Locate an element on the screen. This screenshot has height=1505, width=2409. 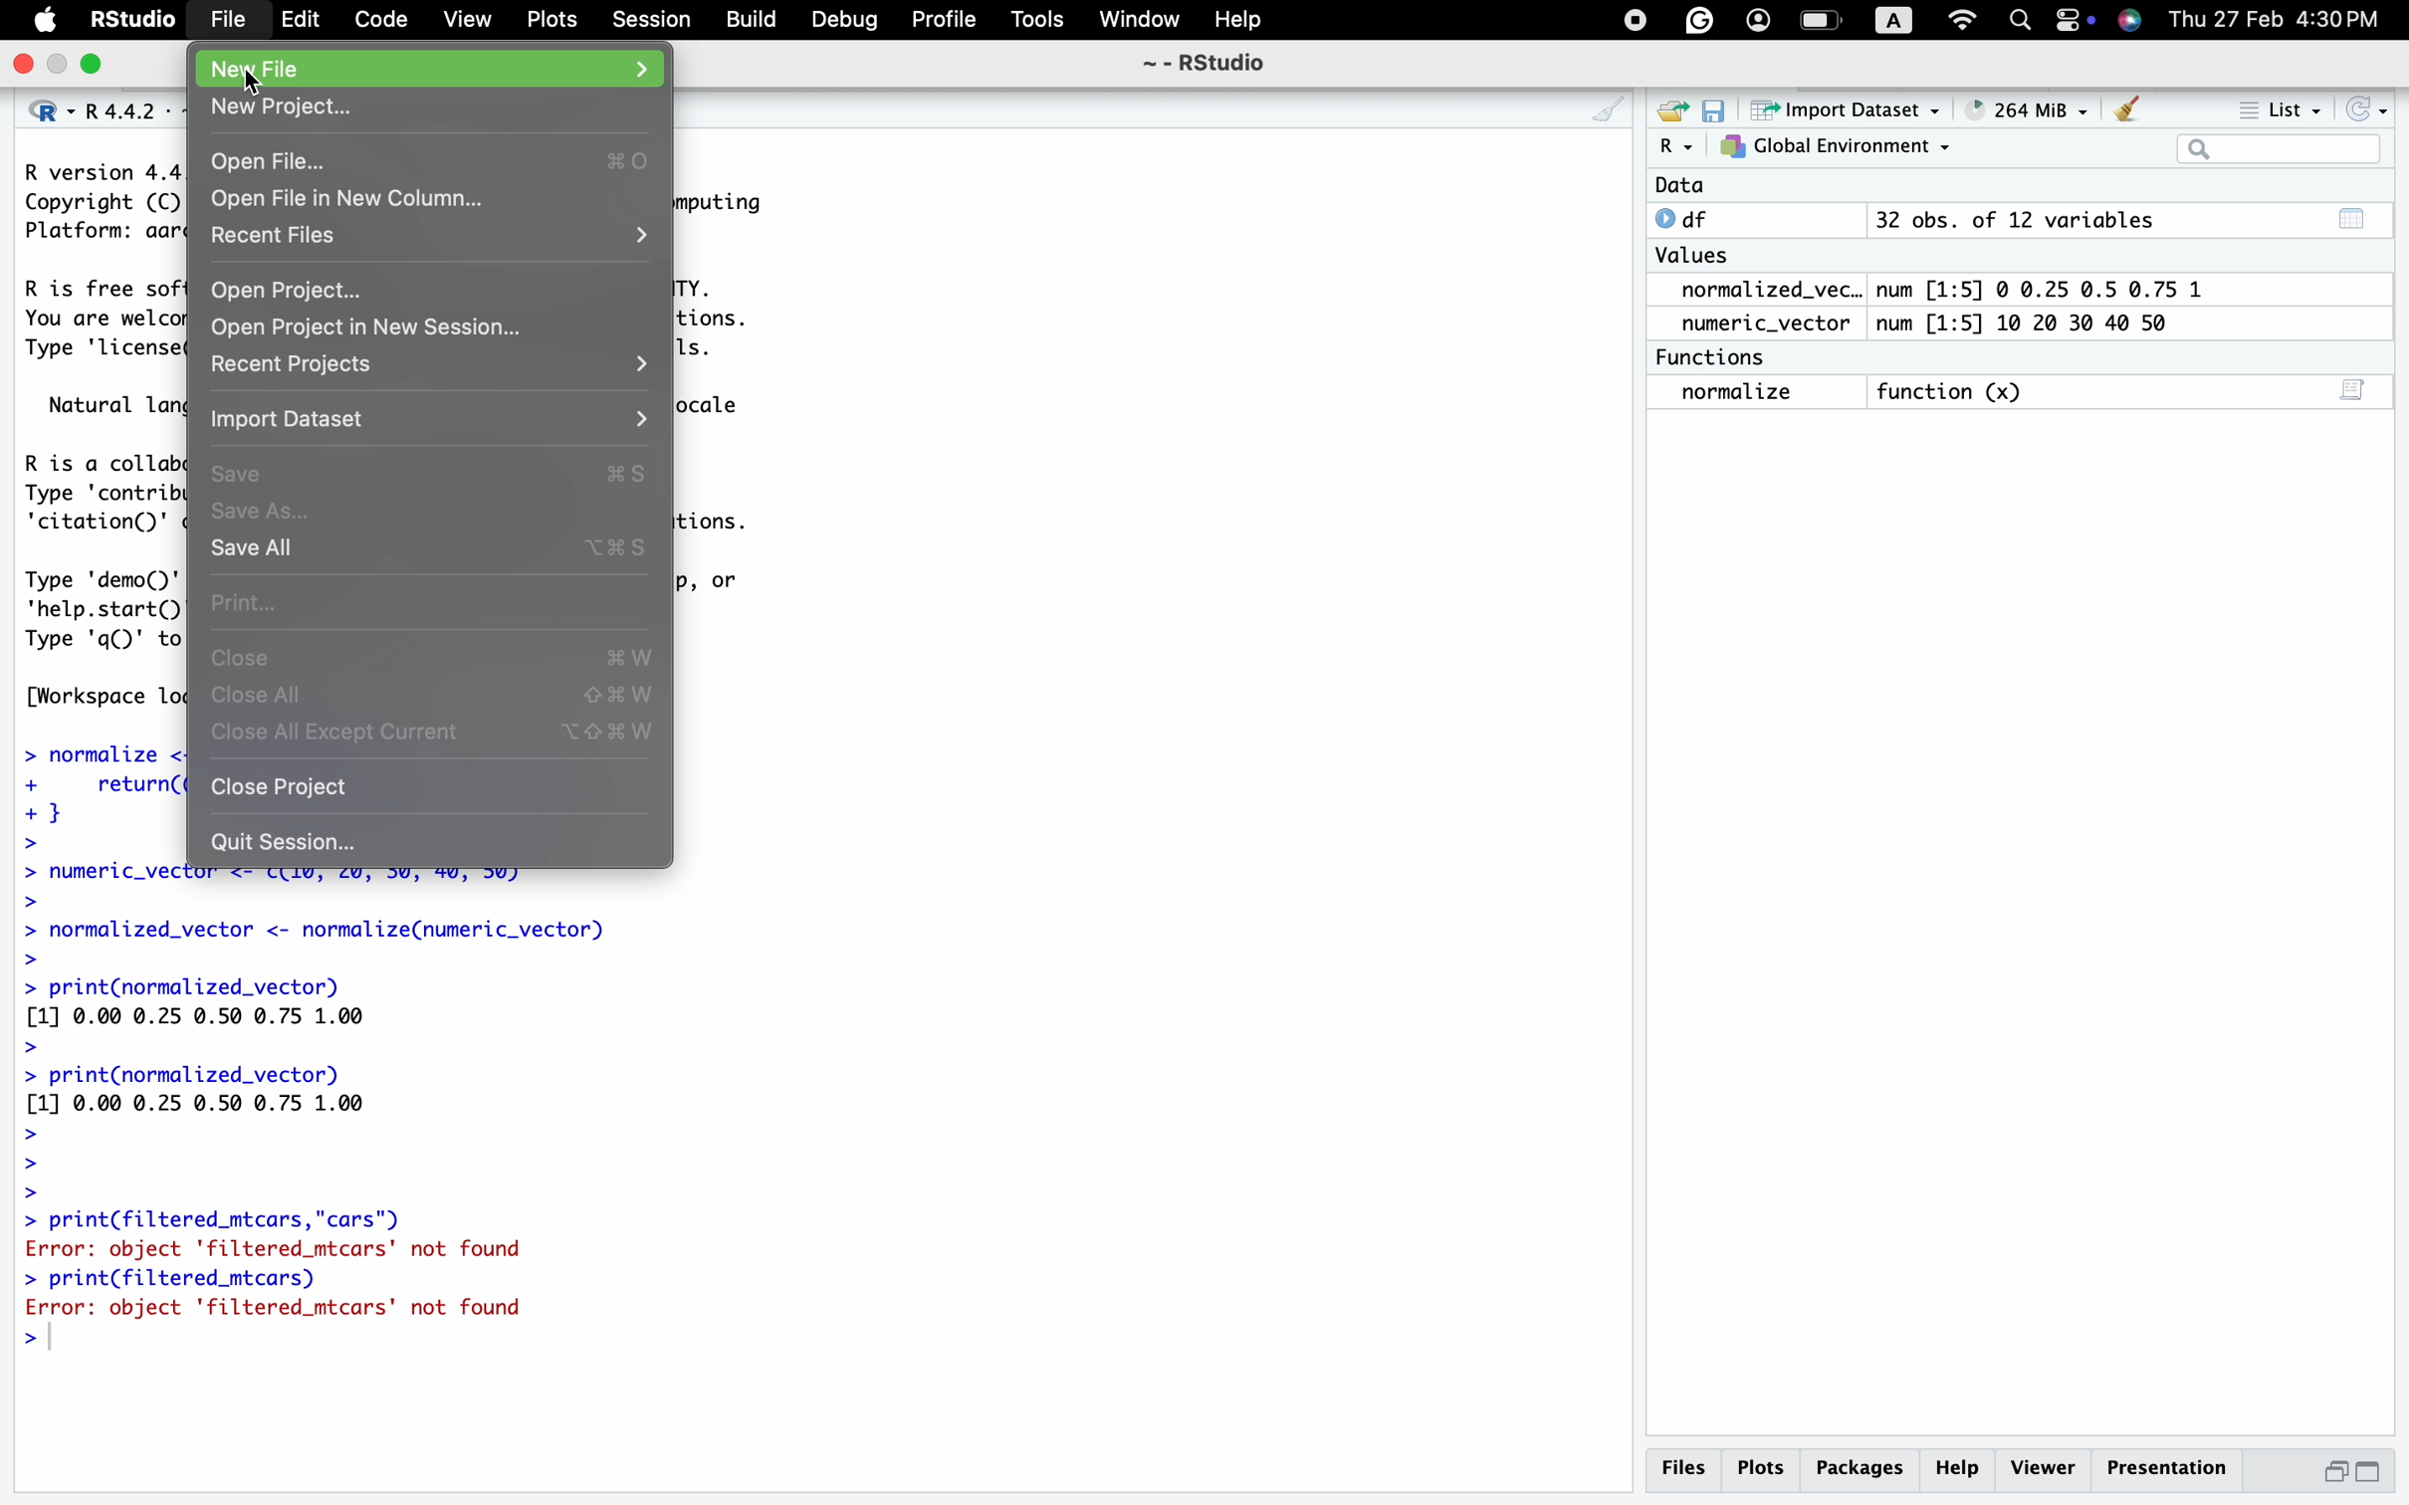
df is located at coordinates (1697, 219).